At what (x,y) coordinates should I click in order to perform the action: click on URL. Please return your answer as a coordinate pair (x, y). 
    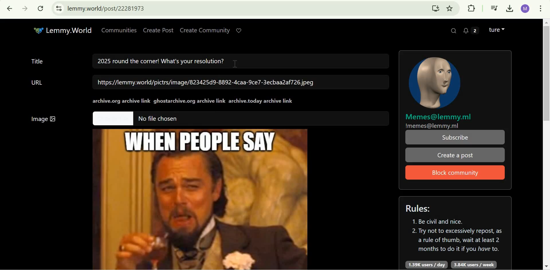
    Looking at the image, I should click on (37, 82).